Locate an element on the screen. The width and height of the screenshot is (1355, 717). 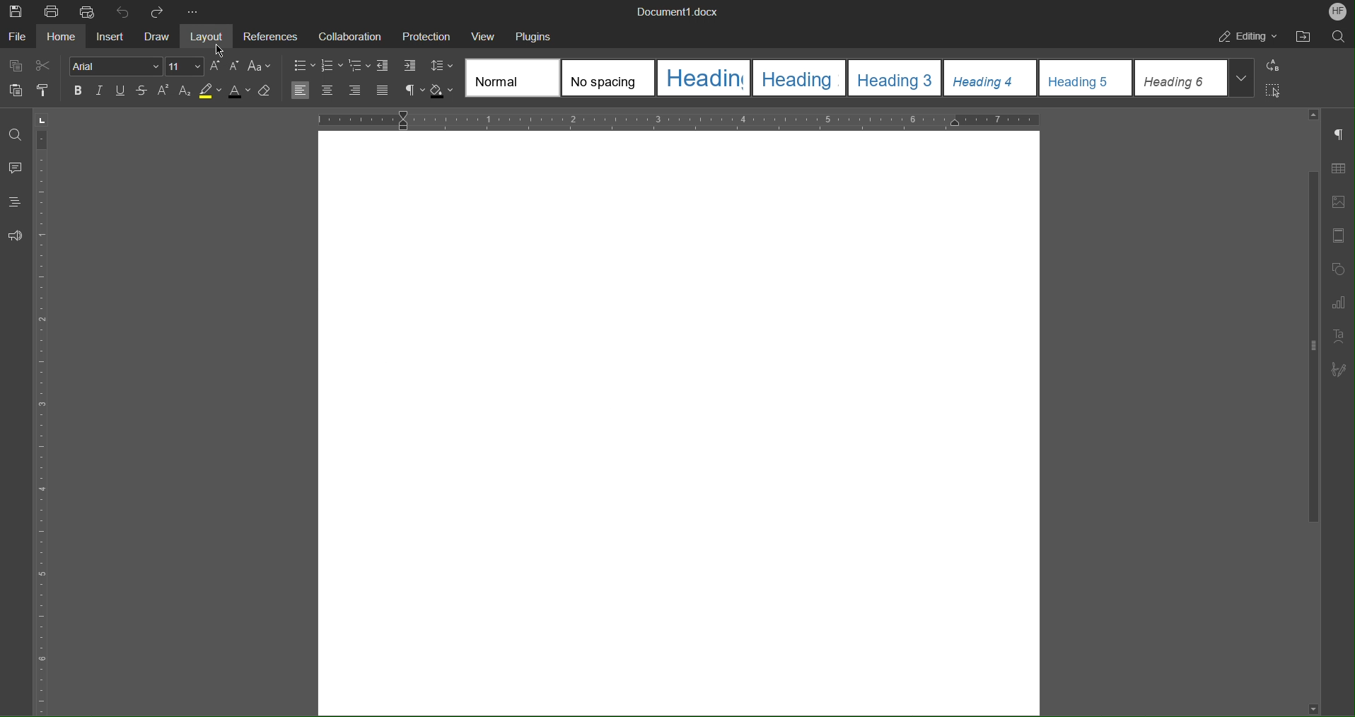
Graph Settings is located at coordinates (1338, 305).